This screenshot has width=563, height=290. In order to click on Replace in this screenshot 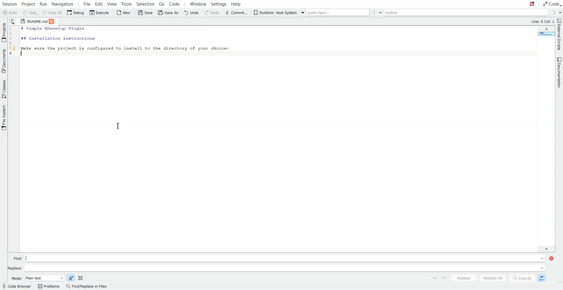, I will do `click(464, 278)`.